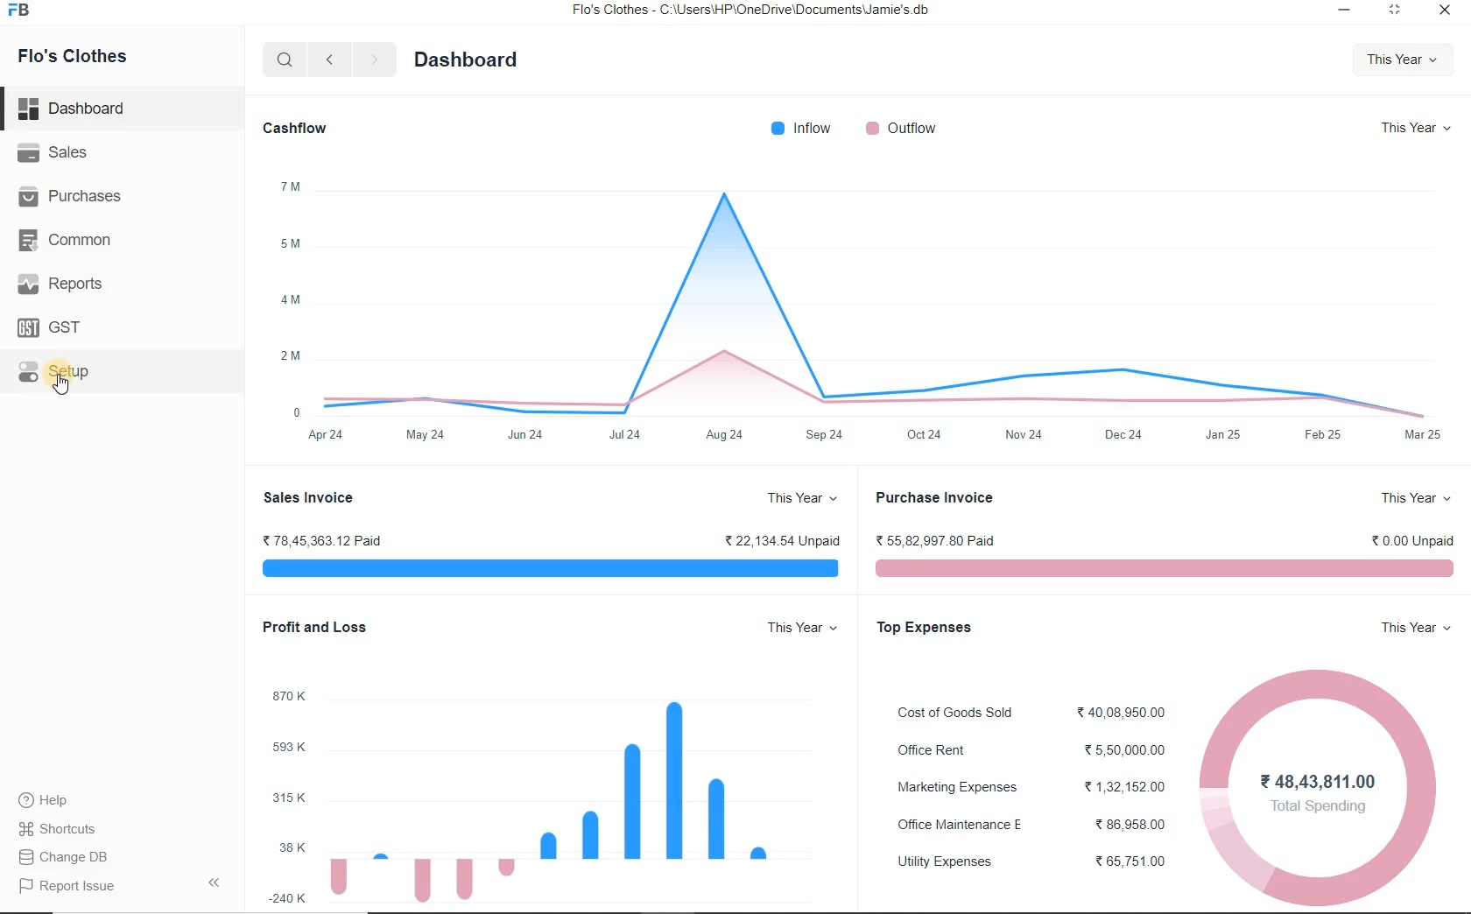 This screenshot has width=1471, height=914. I want to click on R 78,45,363.12 Paid, so click(320, 540).